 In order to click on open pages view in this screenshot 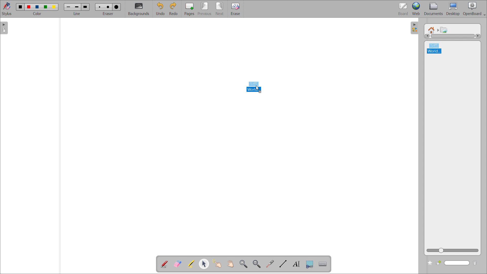, I will do `click(4, 28)`.